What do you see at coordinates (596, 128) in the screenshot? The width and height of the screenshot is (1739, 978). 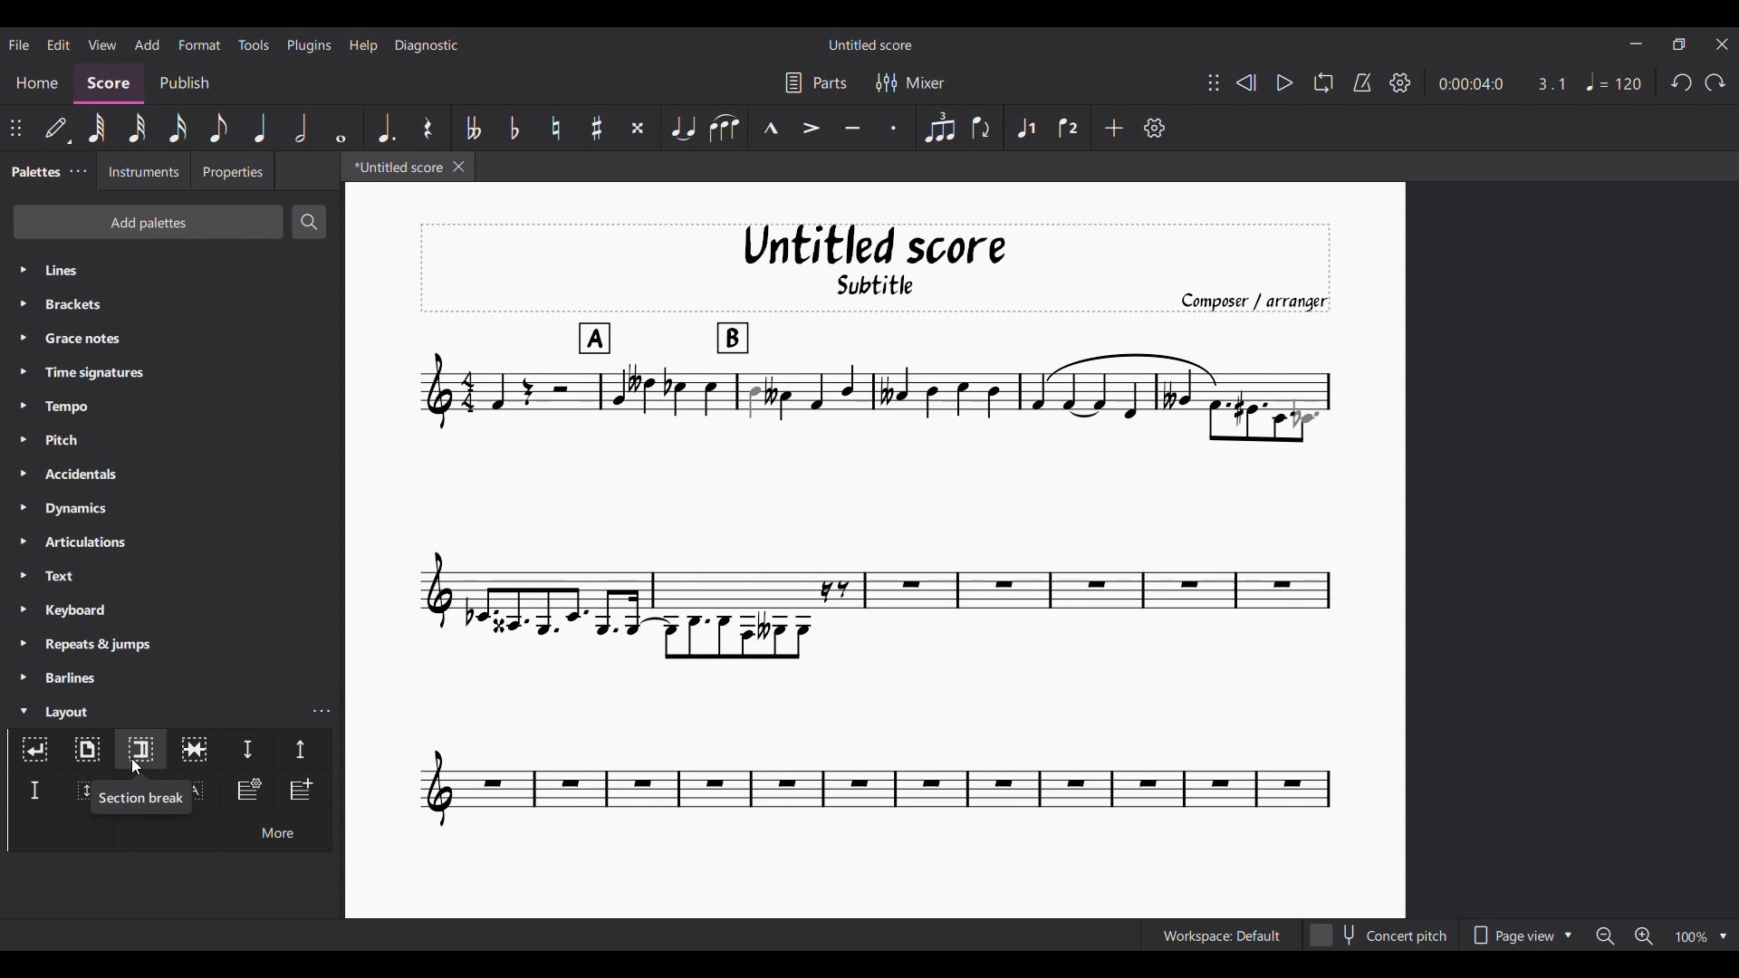 I see `Toggle sharp` at bounding box center [596, 128].